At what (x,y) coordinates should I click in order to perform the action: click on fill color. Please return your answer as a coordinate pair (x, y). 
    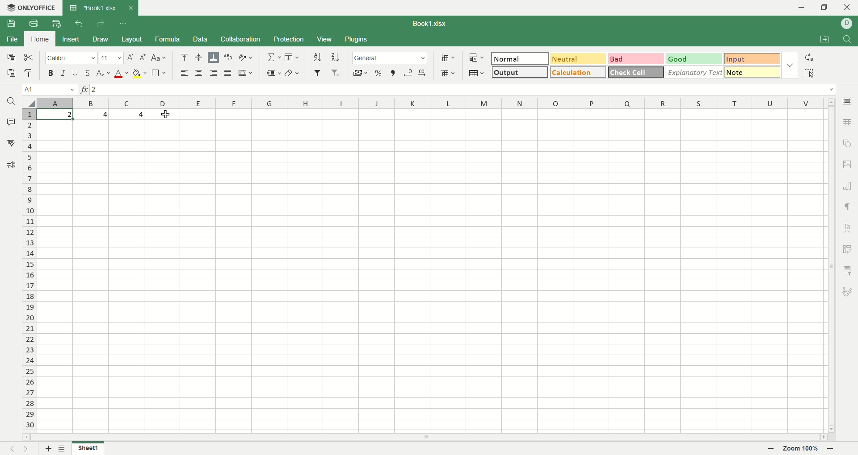
    Looking at the image, I should click on (140, 74).